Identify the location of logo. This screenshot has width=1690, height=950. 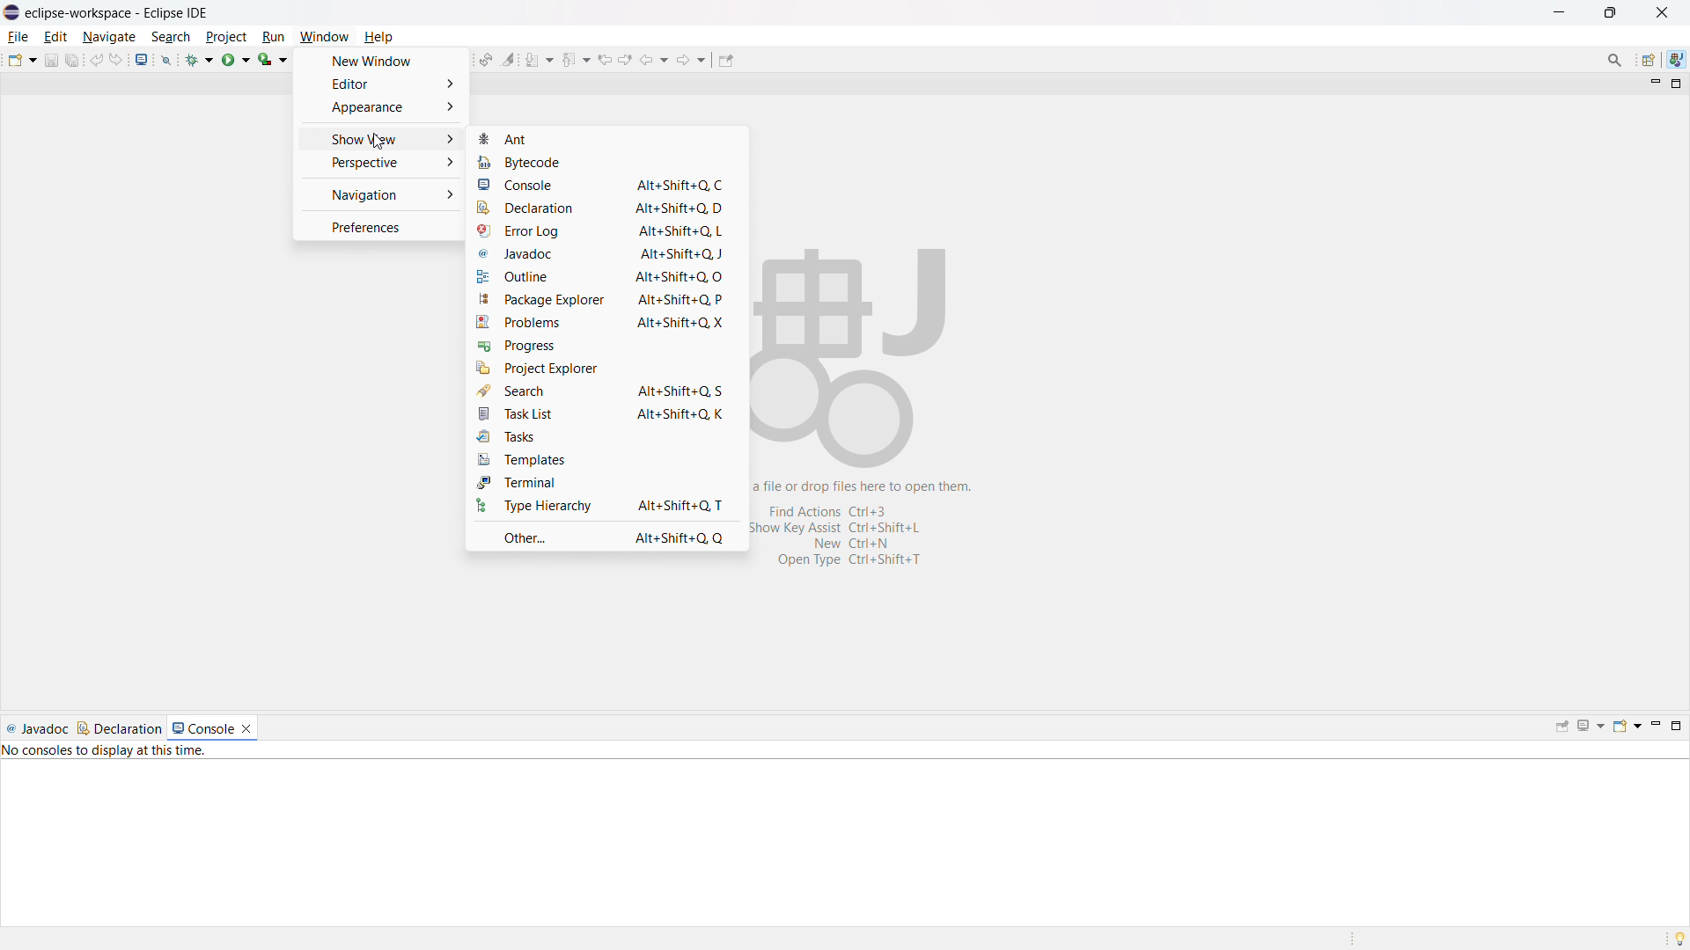
(11, 12).